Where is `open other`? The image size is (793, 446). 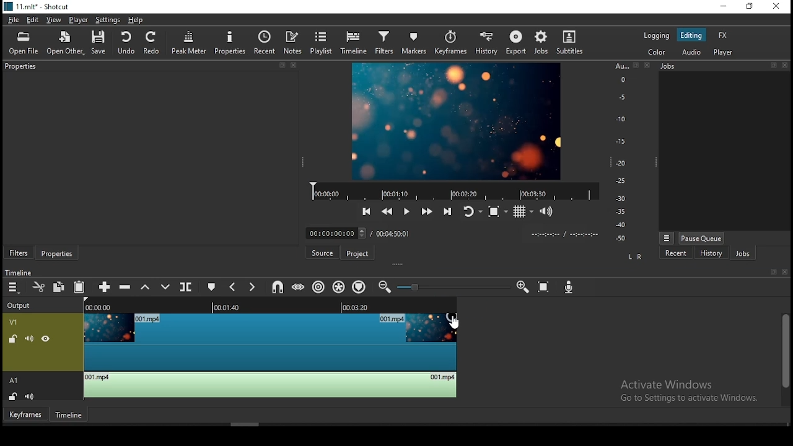
open other is located at coordinates (65, 42).